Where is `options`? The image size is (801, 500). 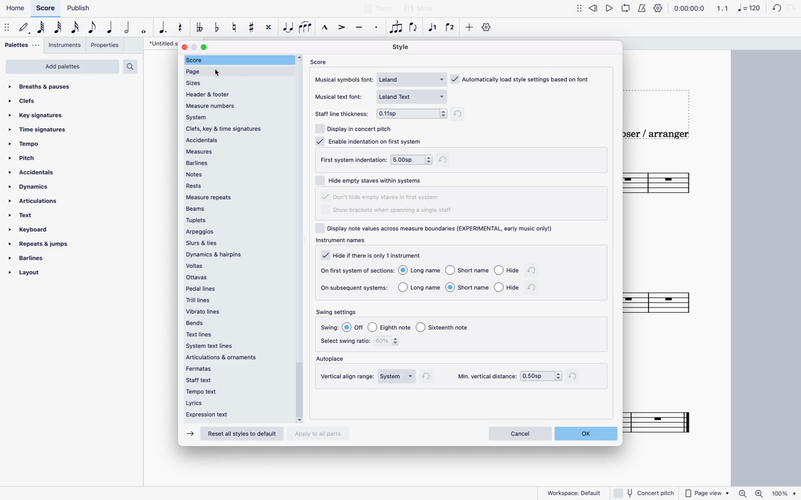
options is located at coordinates (541, 375).